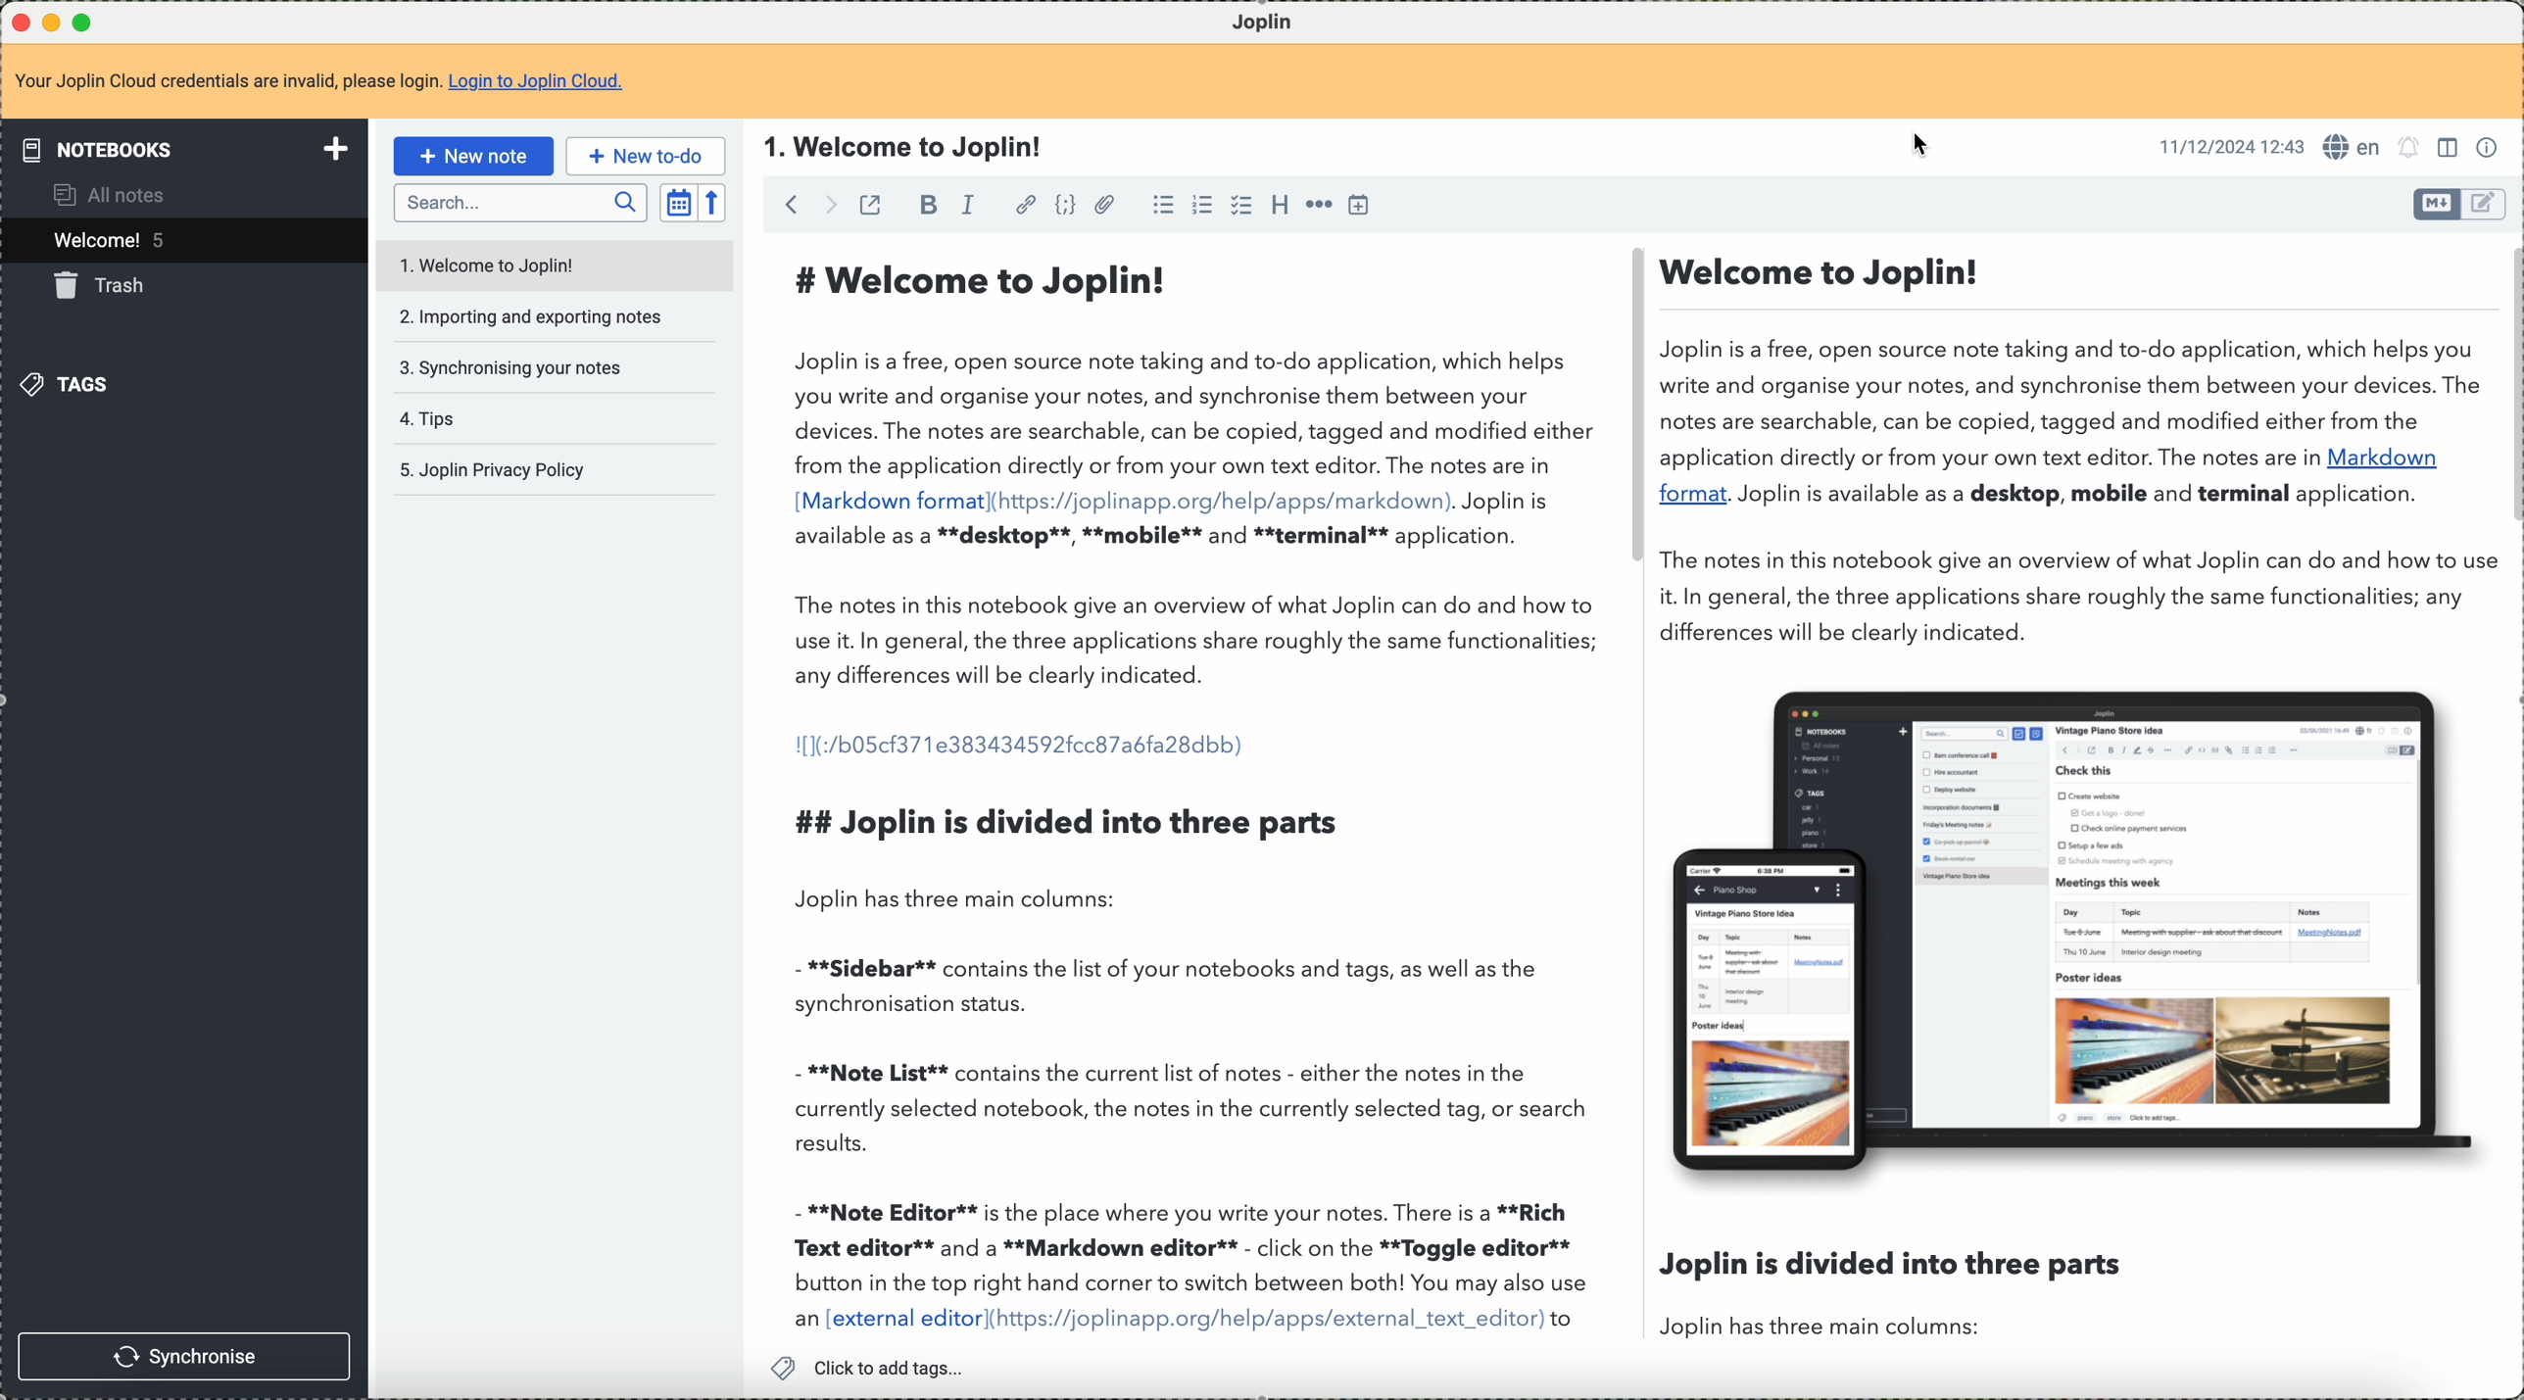 Image resolution: width=2524 pixels, height=1400 pixels. Describe the element at coordinates (678, 203) in the screenshot. I see `toggle sort order field` at that location.